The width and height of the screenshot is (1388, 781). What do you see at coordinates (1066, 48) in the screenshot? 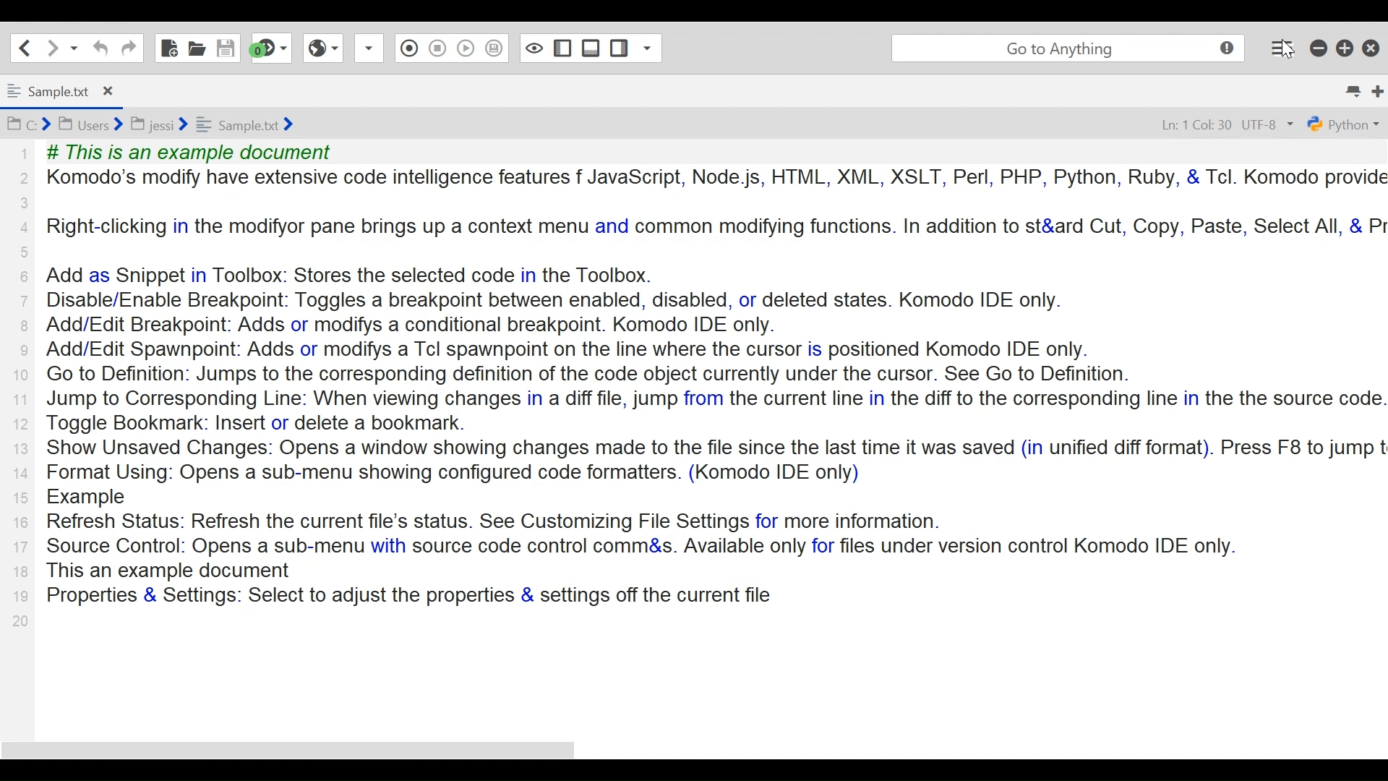
I see `go to anything` at bounding box center [1066, 48].